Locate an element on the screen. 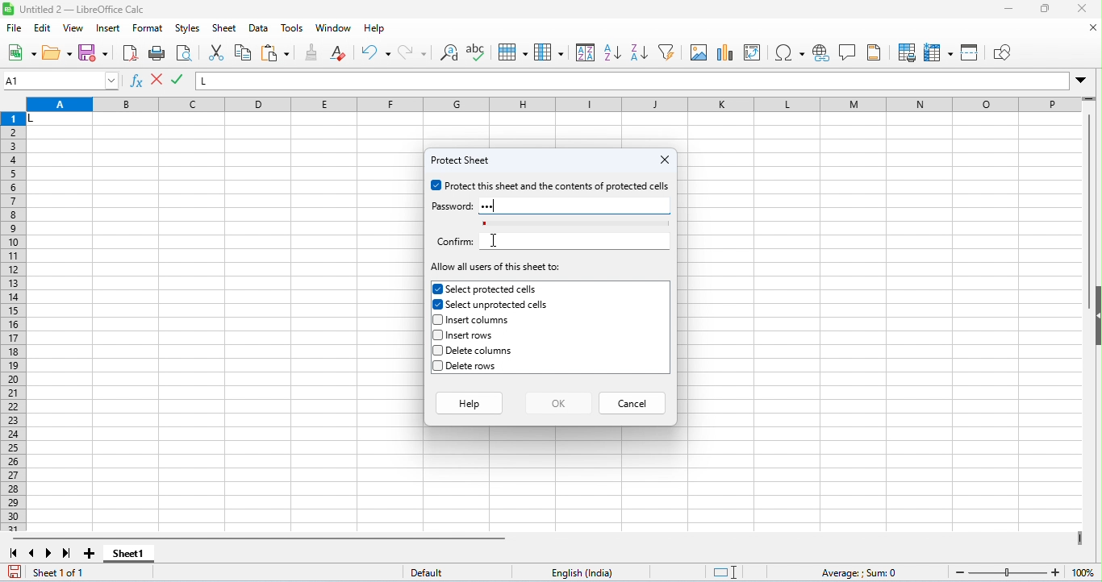 This screenshot has width=1102, height=582. export pdf is located at coordinates (130, 52).